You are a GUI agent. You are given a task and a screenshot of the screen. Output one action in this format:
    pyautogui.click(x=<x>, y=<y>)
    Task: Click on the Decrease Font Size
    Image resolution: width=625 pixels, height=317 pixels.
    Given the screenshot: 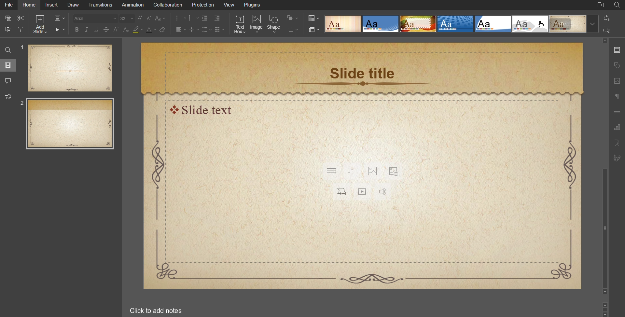 What is the action you would take?
    pyautogui.click(x=150, y=19)
    